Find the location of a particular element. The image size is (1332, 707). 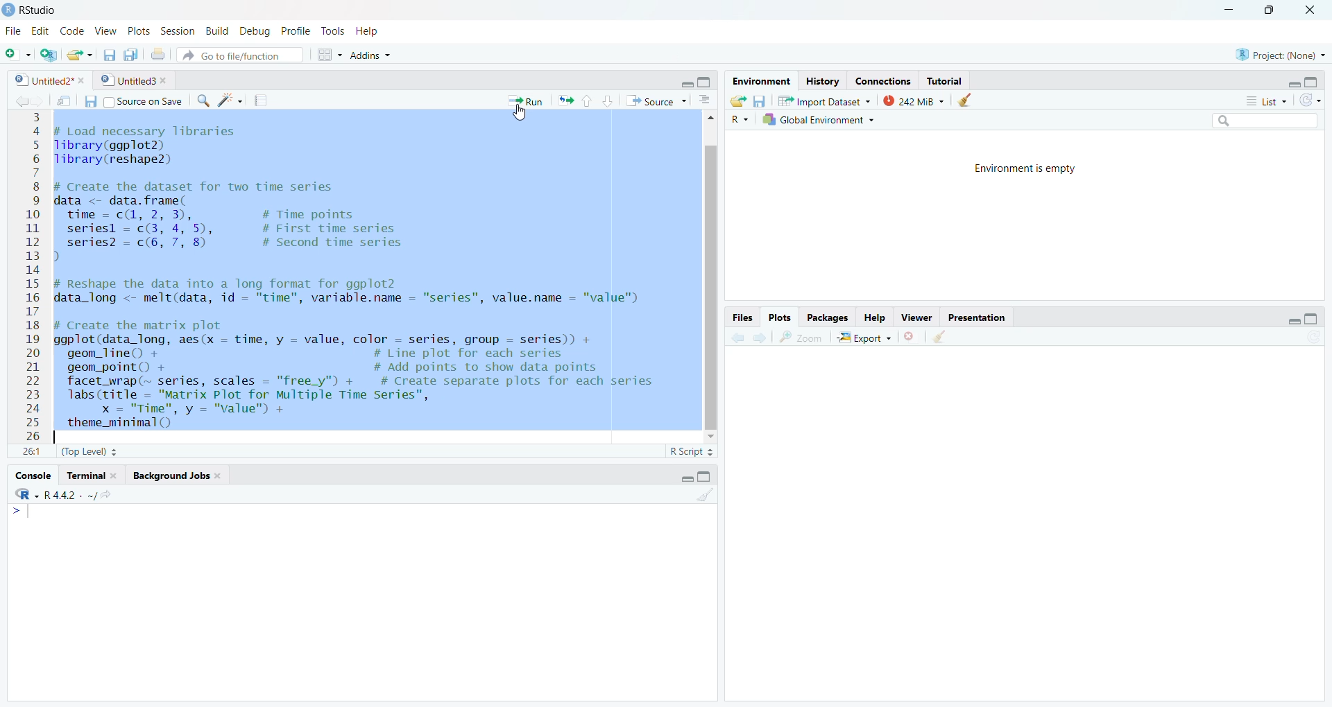

Document outline is located at coordinates (705, 102).